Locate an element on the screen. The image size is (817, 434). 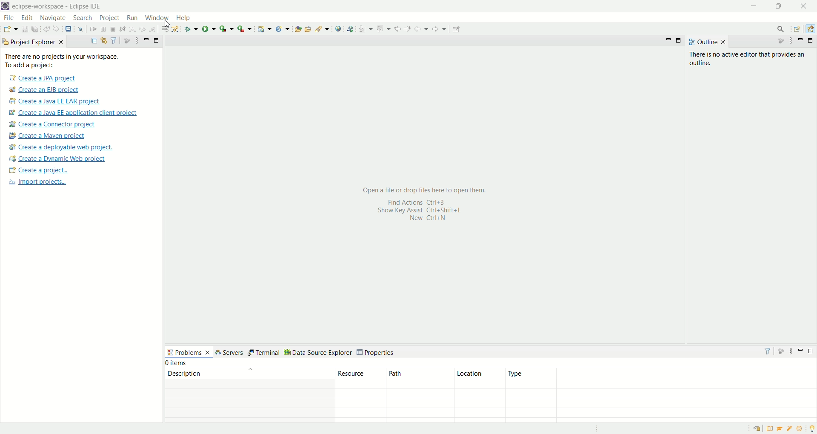
project explorer is located at coordinates (33, 42).